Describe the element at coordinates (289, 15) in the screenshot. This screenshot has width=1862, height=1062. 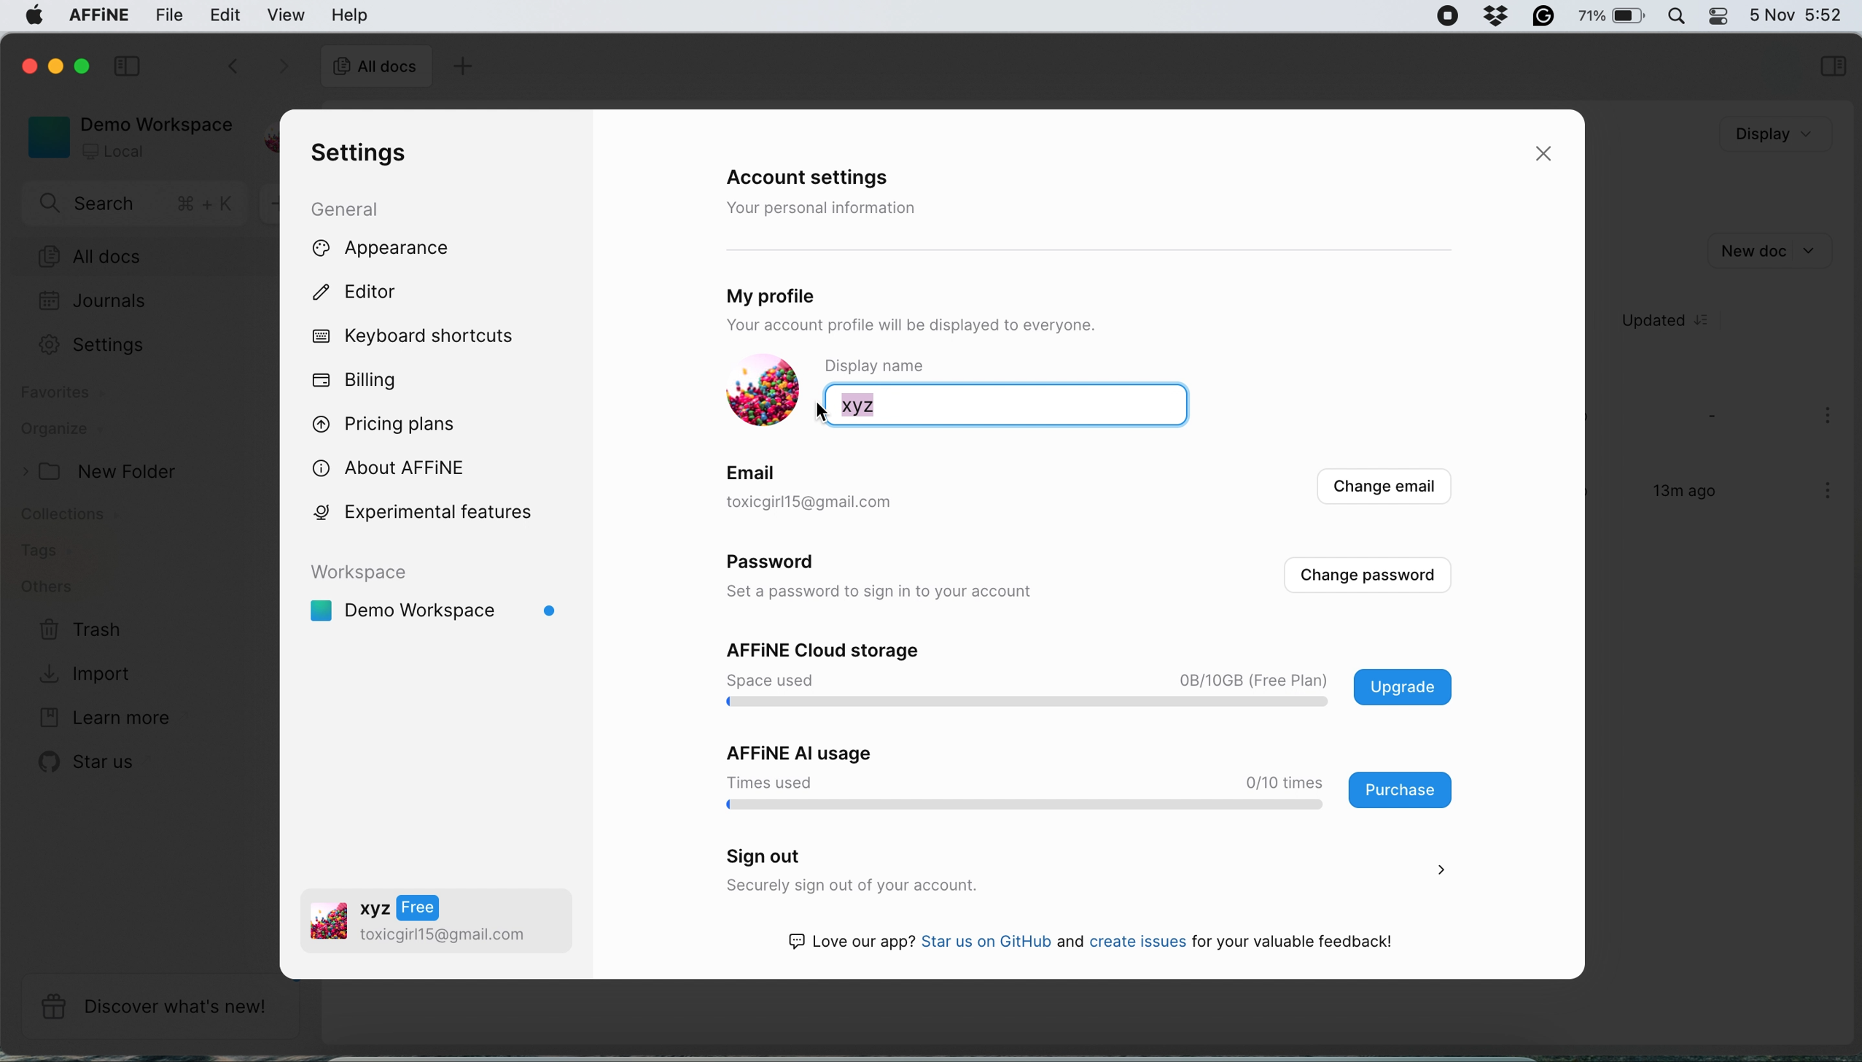
I see `view` at that location.